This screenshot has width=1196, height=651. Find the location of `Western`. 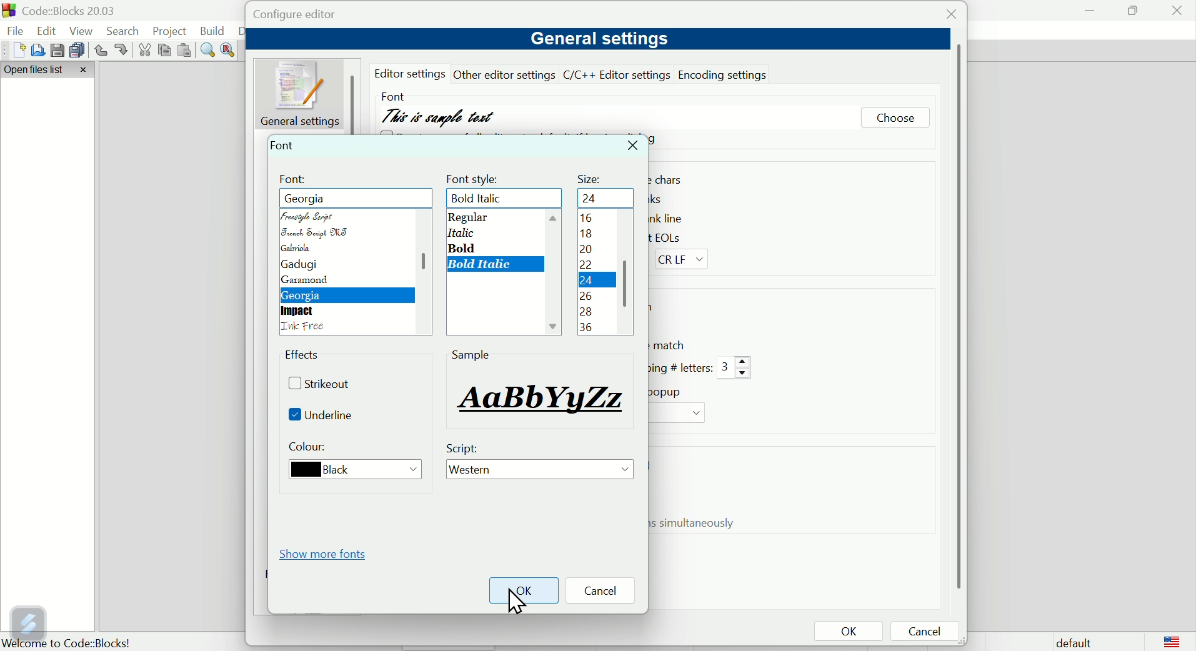

Western is located at coordinates (542, 470).